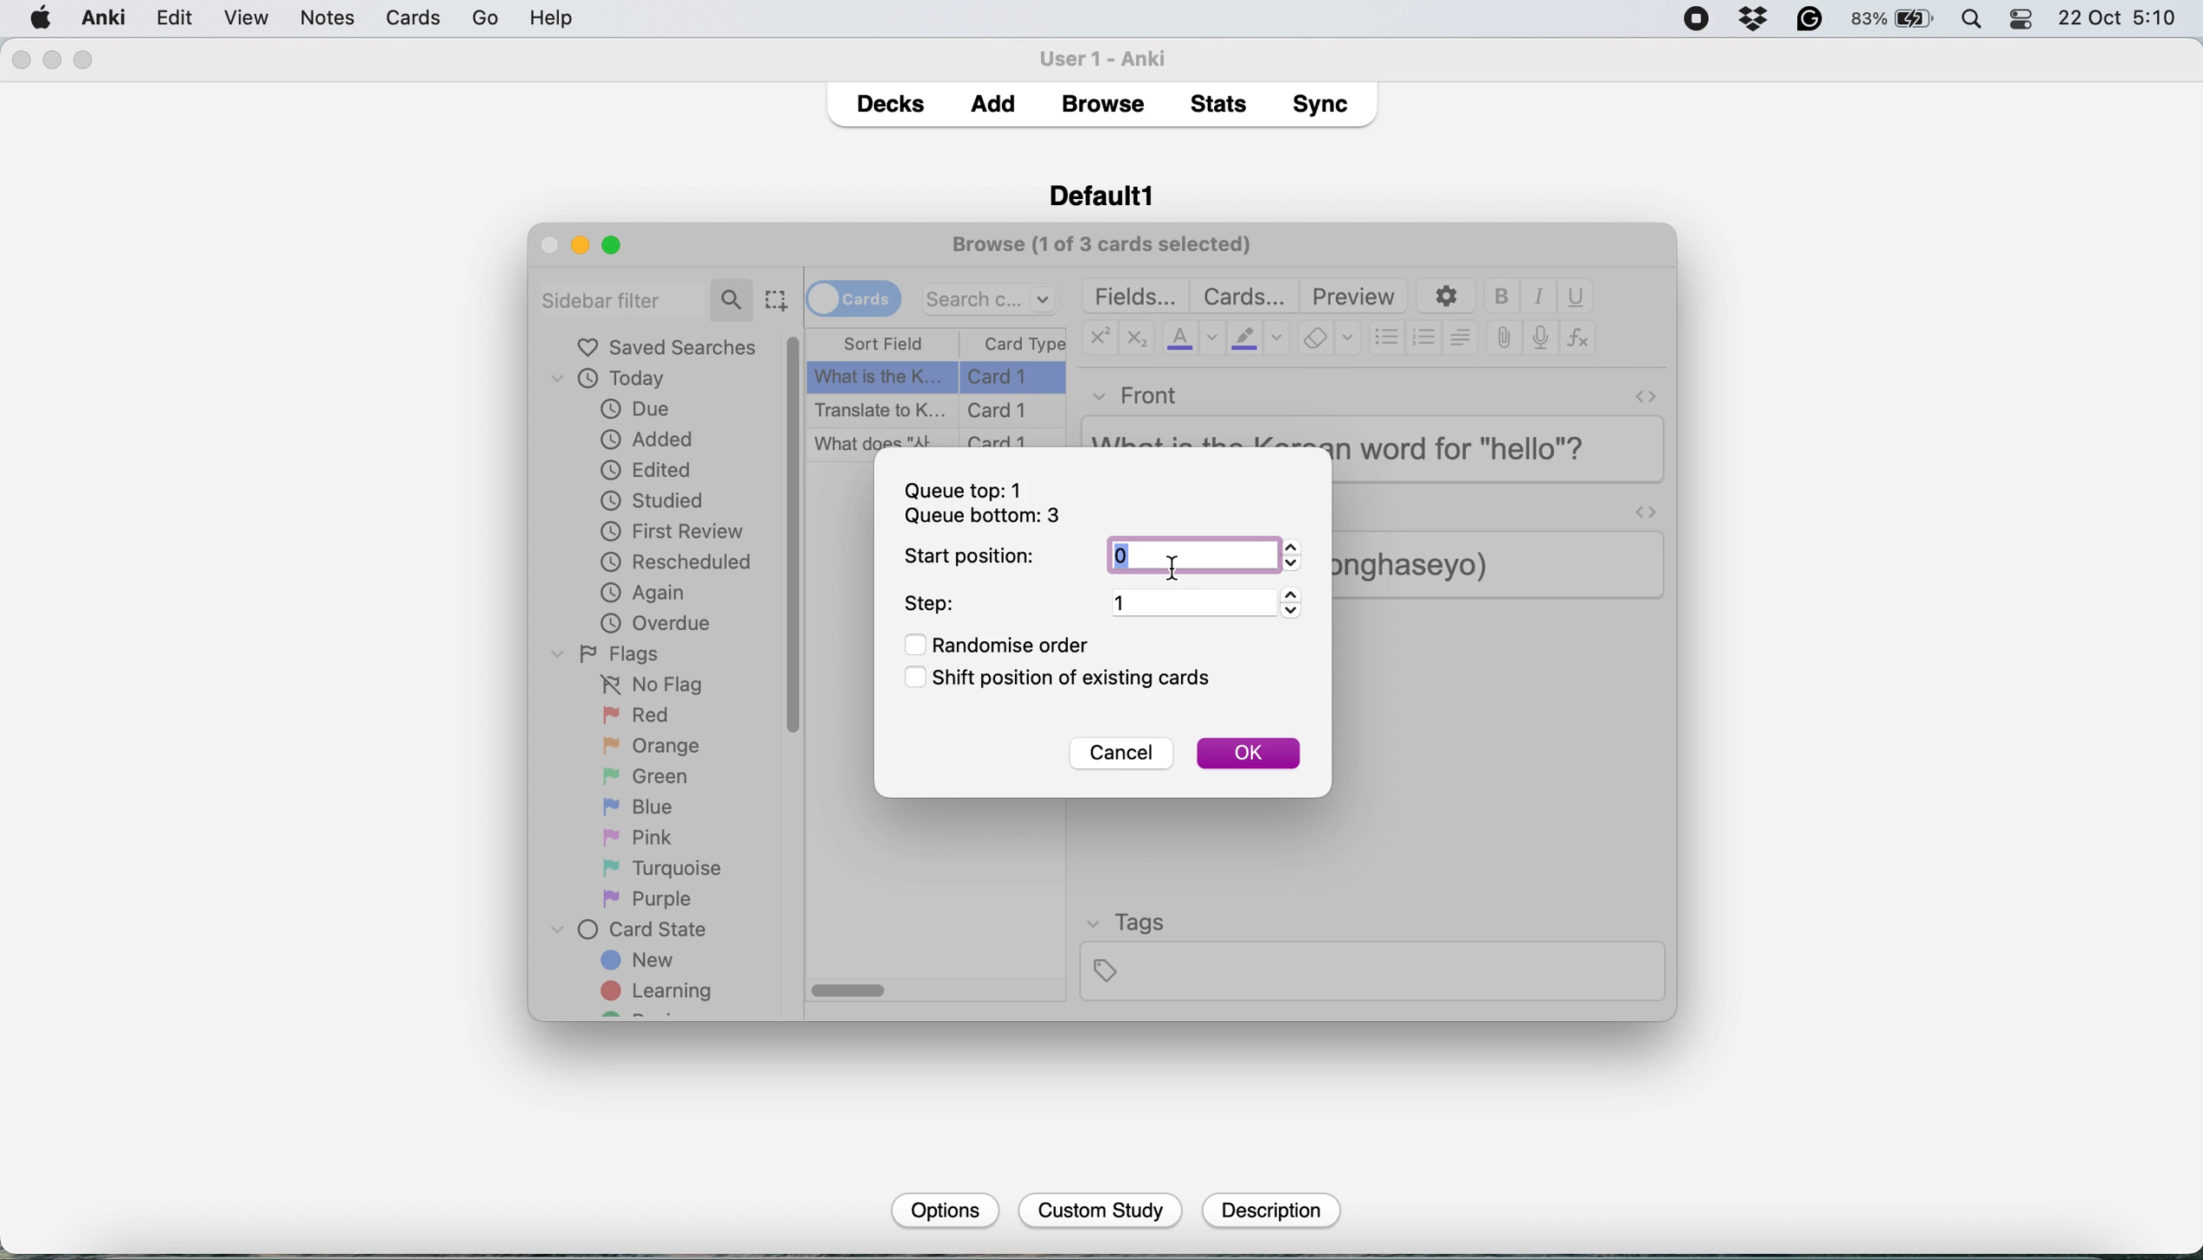 The image size is (2203, 1260). I want to click on orange, so click(651, 745).